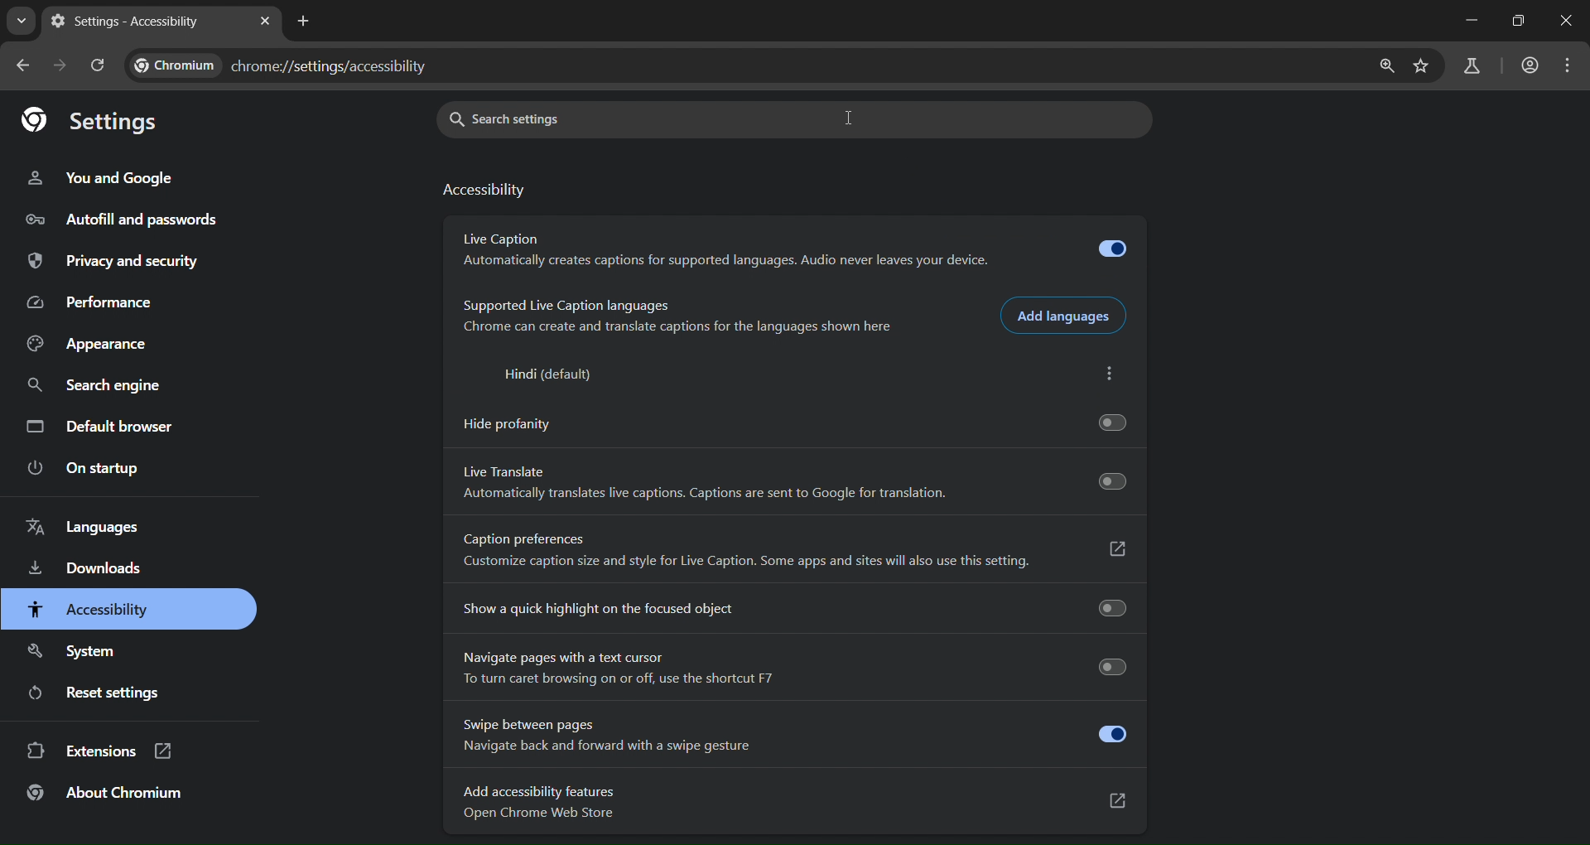 The height and width of the screenshot is (845, 1590). What do you see at coordinates (24, 21) in the screenshot?
I see `search tabs` at bounding box center [24, 21].